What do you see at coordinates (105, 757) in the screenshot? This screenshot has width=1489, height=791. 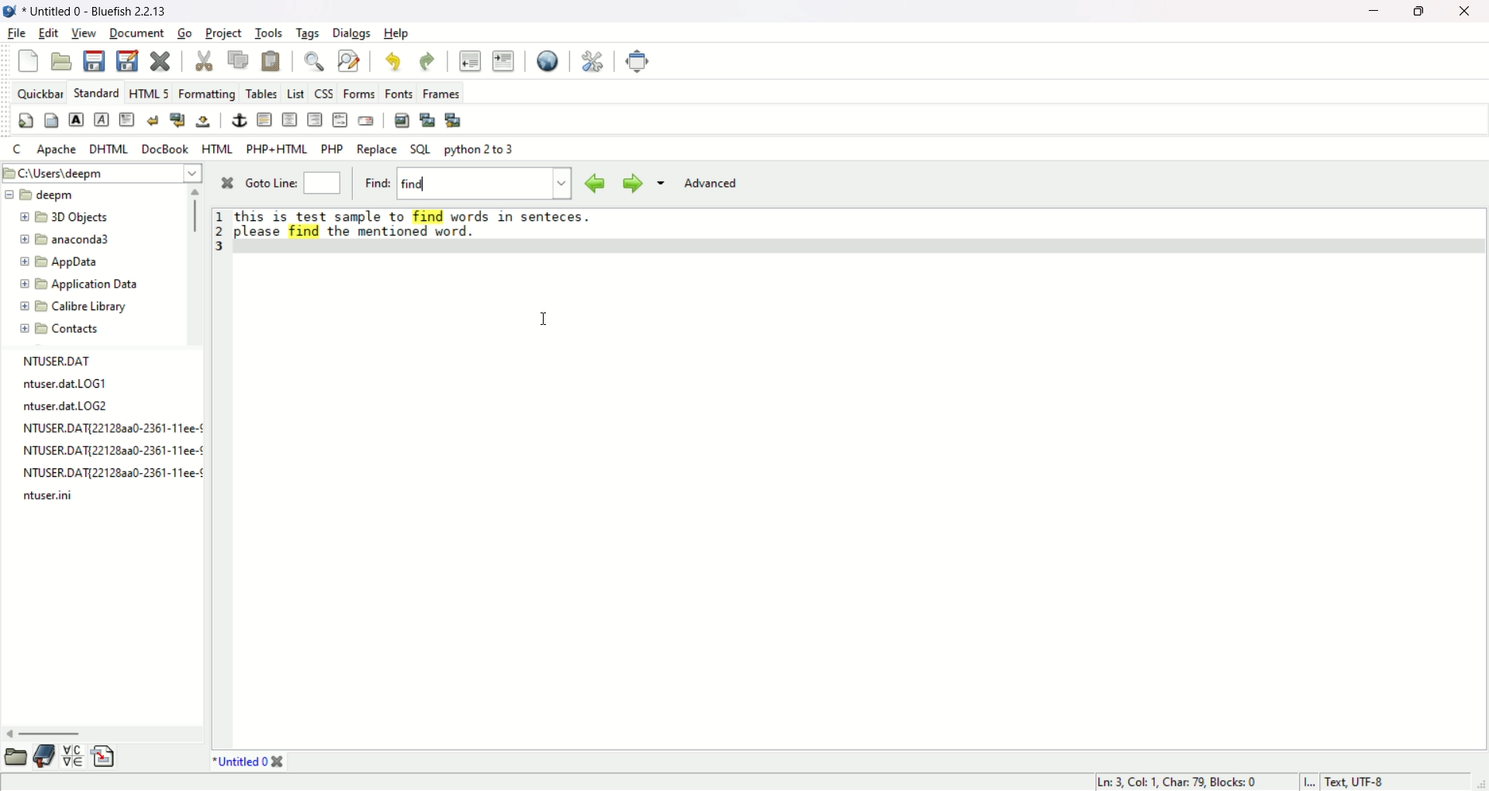 I see `insert file` at bounding box center [105, 757].